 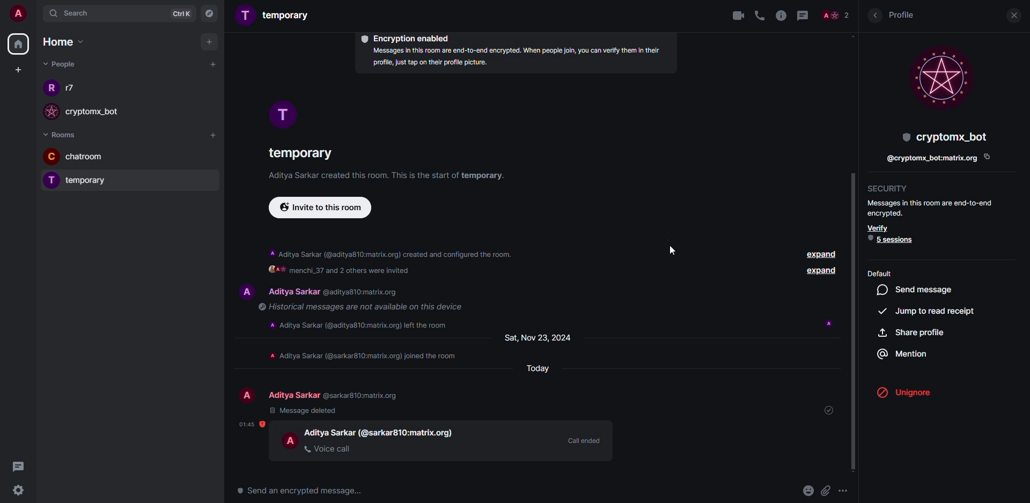 I want to click on people, so click(x=101, y=115).